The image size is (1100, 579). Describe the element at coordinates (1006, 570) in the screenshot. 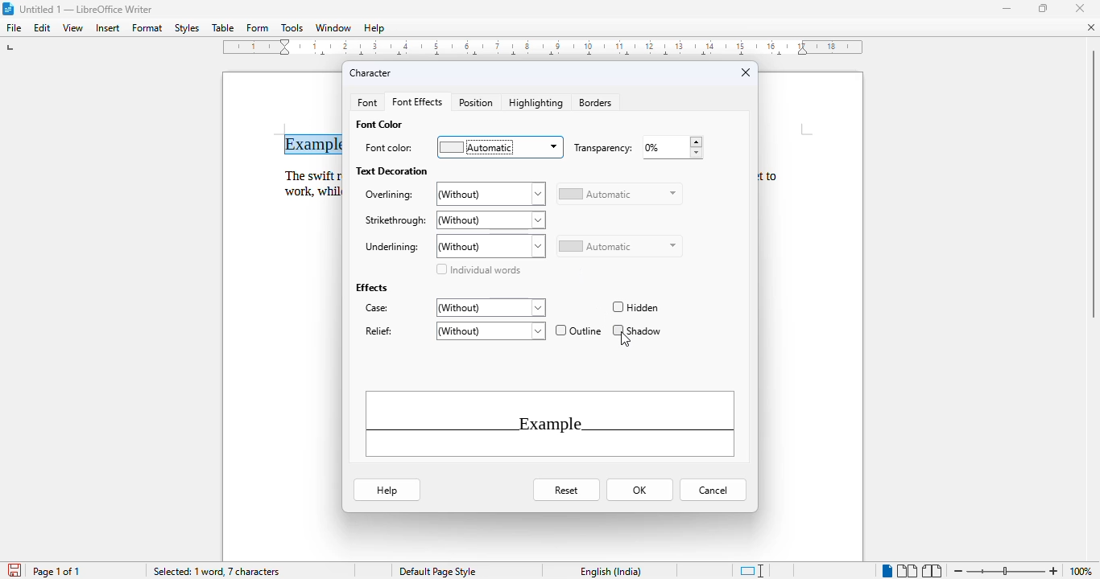

I see `Change zoom level` at that location.